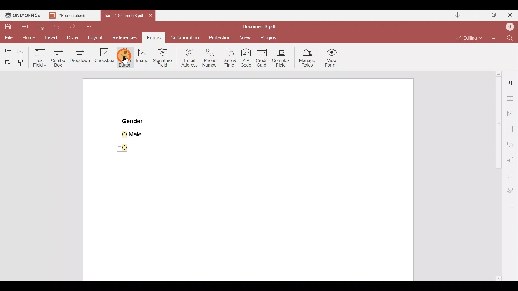 The width and height of the screenshot is (518, 291). I want to click on Gender, so click(133, 120).